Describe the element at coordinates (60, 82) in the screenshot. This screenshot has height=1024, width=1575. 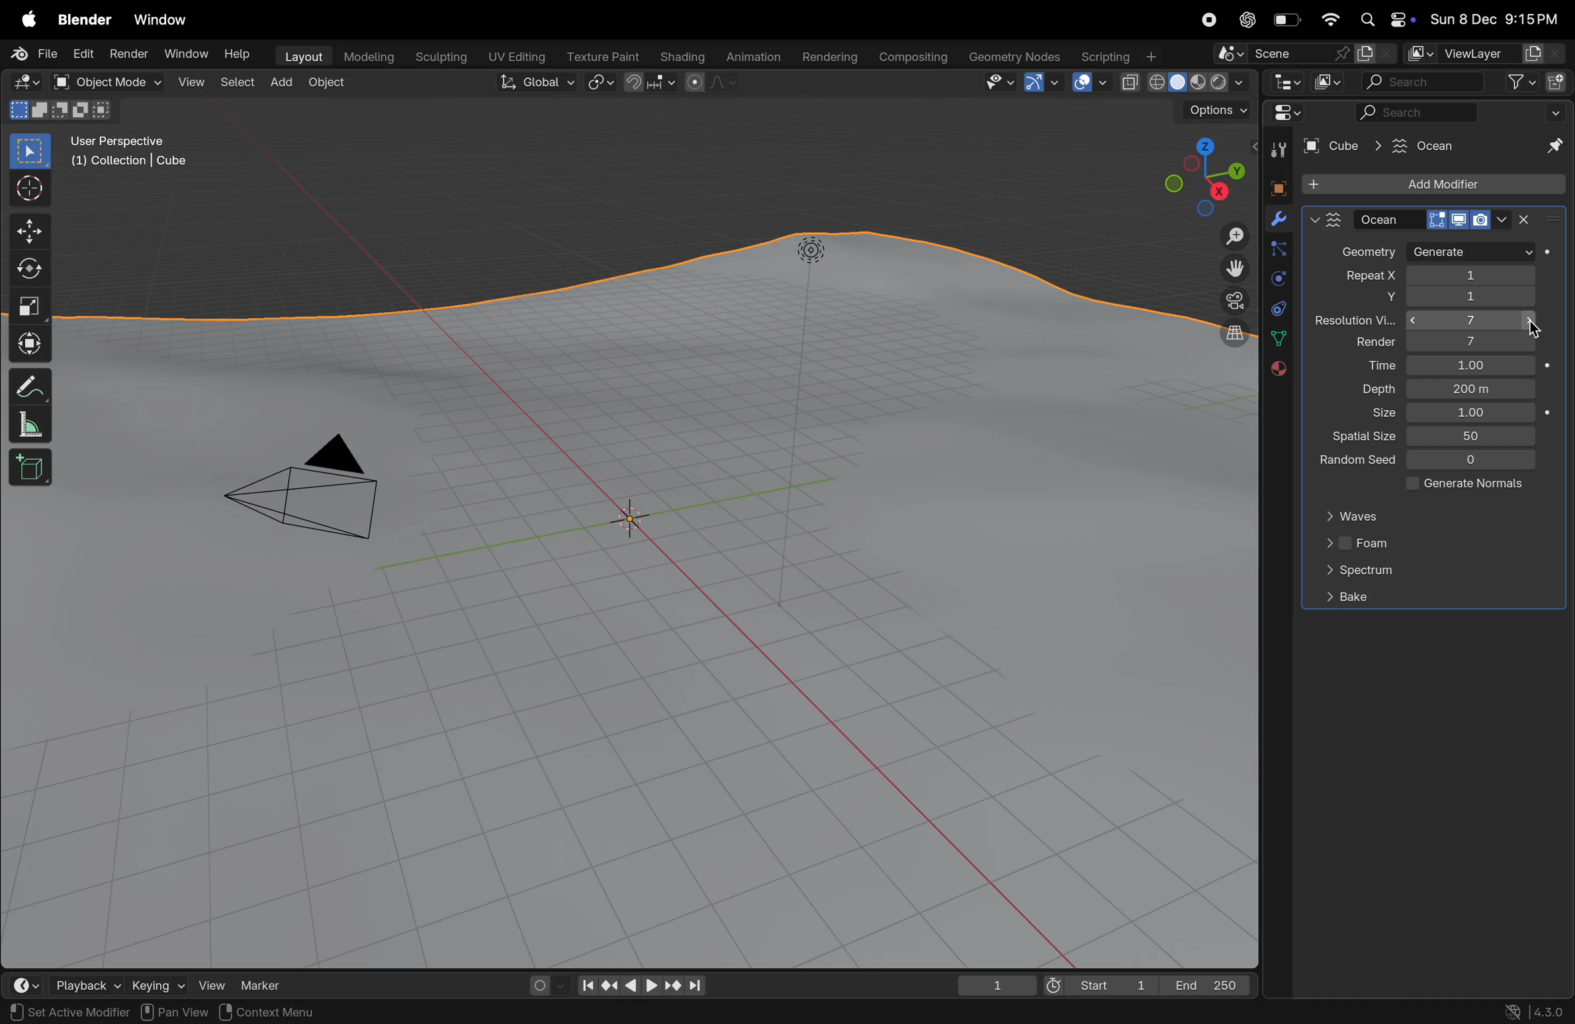
I see `open` at that location.